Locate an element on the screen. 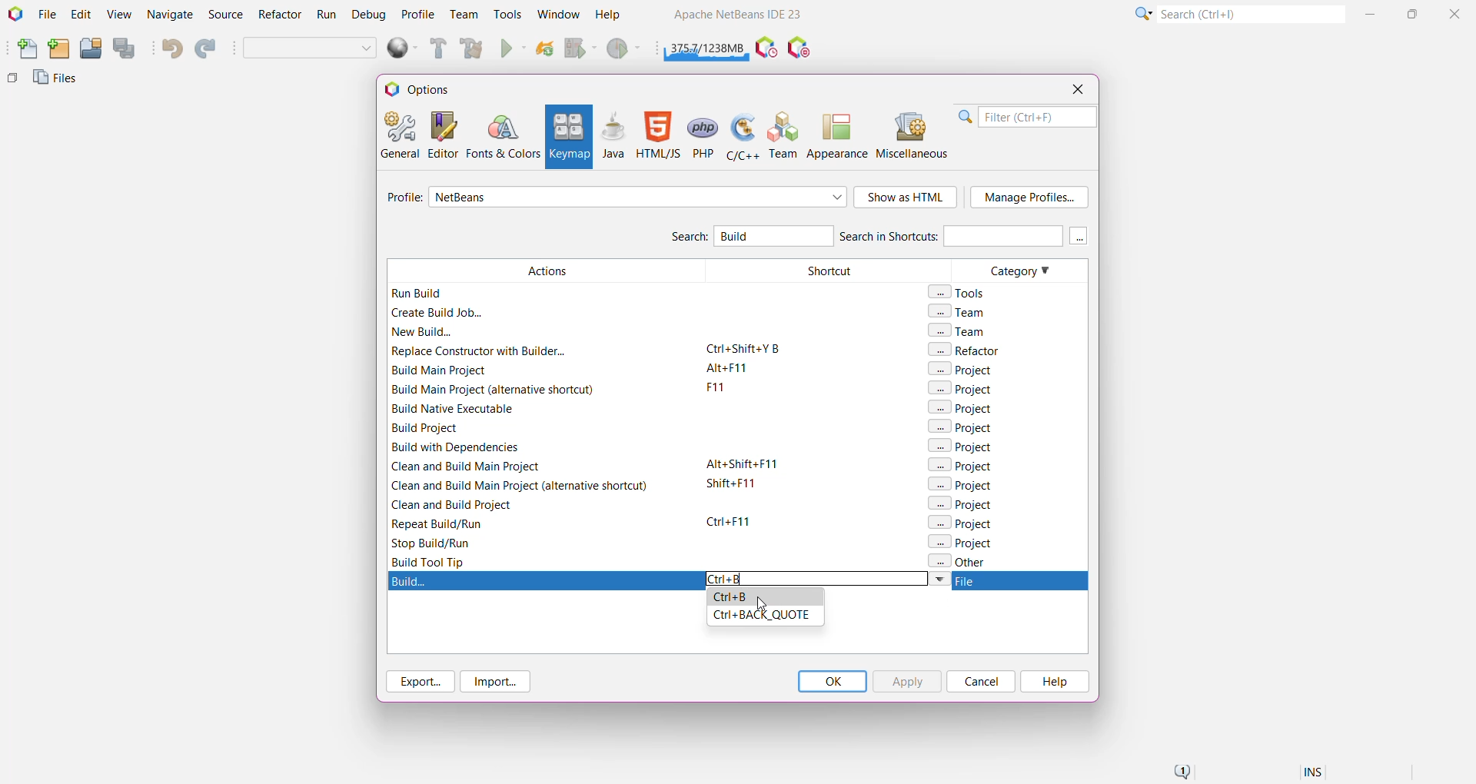 Image resolution: width=1476 pixels, height=784 pixels. Miscellaneous is located at coordinates (914, 135).